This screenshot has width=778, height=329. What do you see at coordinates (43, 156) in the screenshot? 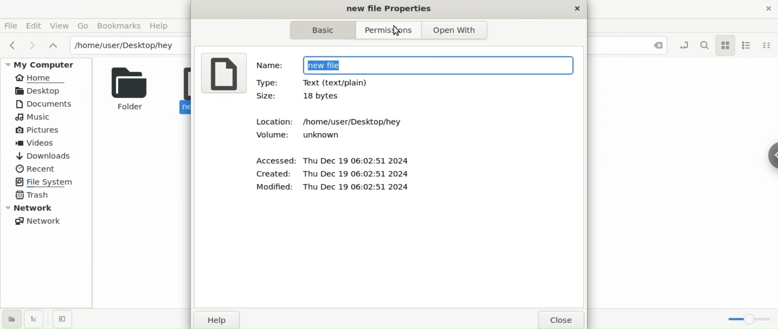
I see `Downloads` at bounding box center [43, 156].